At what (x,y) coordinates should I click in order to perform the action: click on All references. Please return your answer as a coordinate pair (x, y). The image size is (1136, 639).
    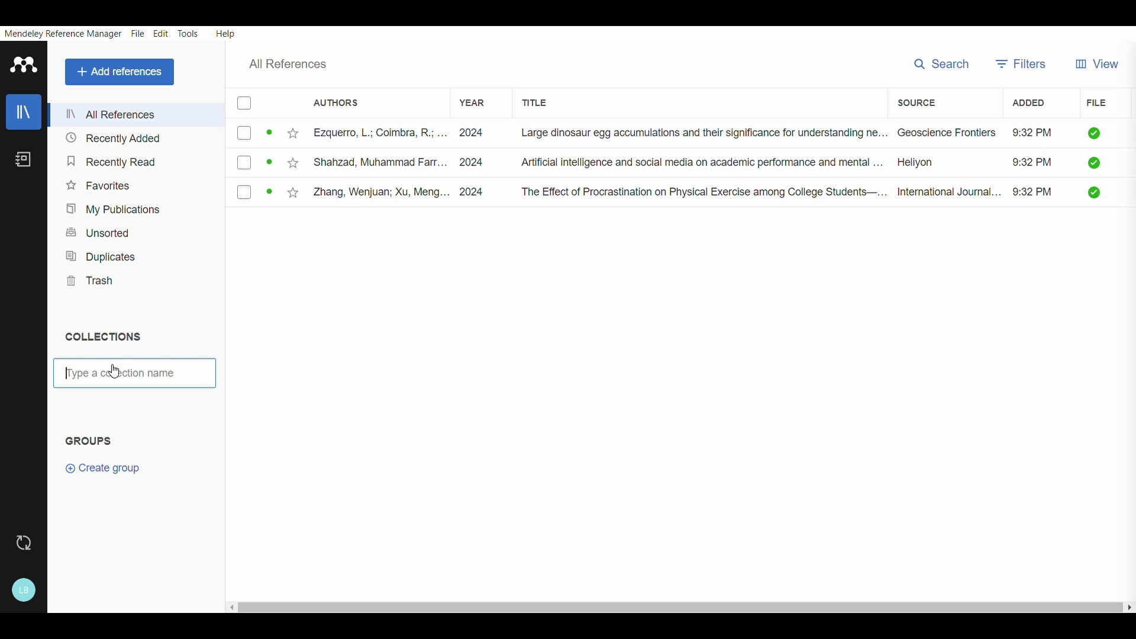
    Looking at the image, I should click on (296, 63).